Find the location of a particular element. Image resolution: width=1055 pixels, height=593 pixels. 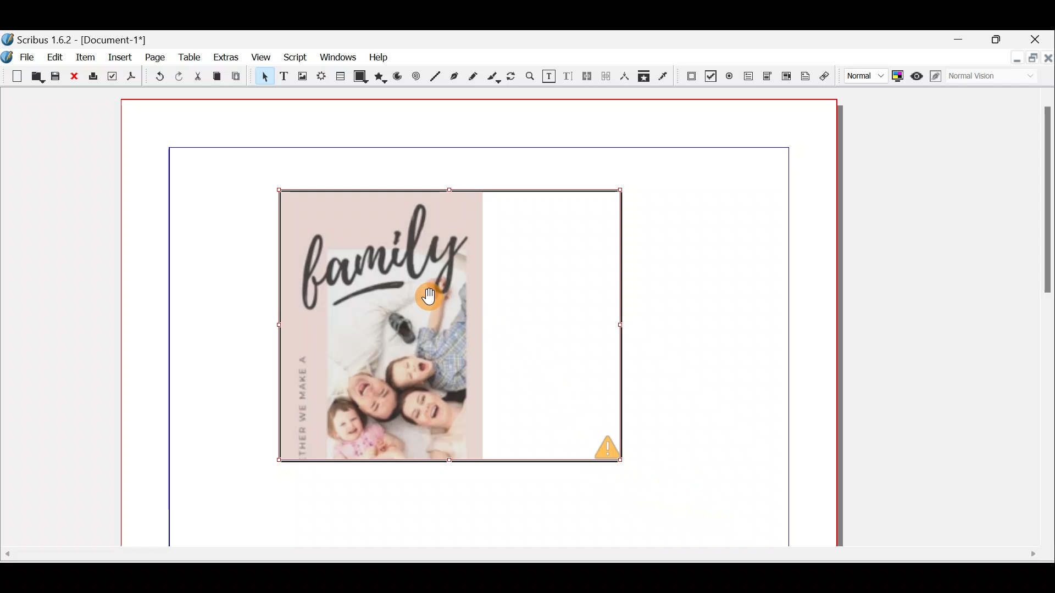

Print is located at coordinates (94, 79).